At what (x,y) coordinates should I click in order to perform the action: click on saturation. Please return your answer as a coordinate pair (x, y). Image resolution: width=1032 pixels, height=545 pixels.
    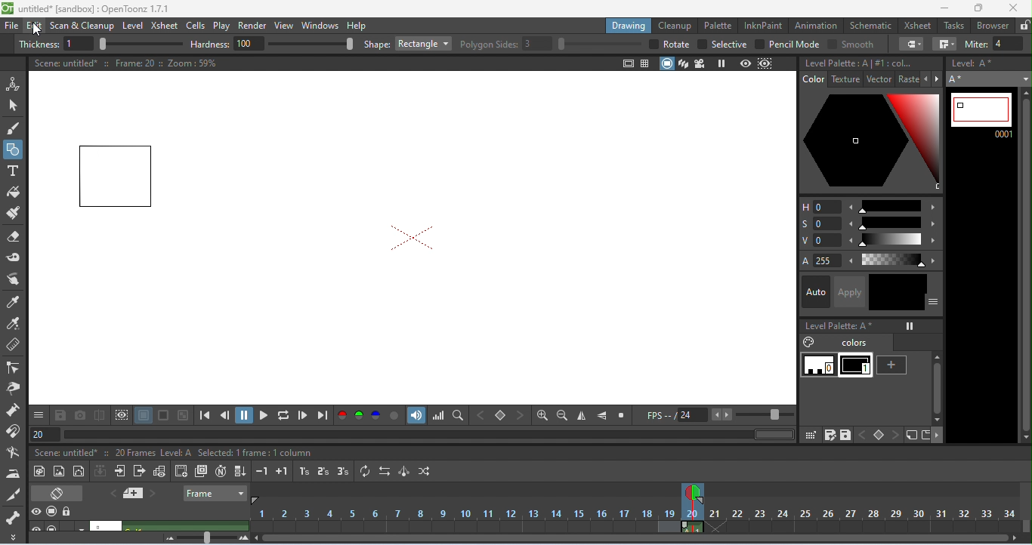
    Looking at the image, I should click on (871, 224).